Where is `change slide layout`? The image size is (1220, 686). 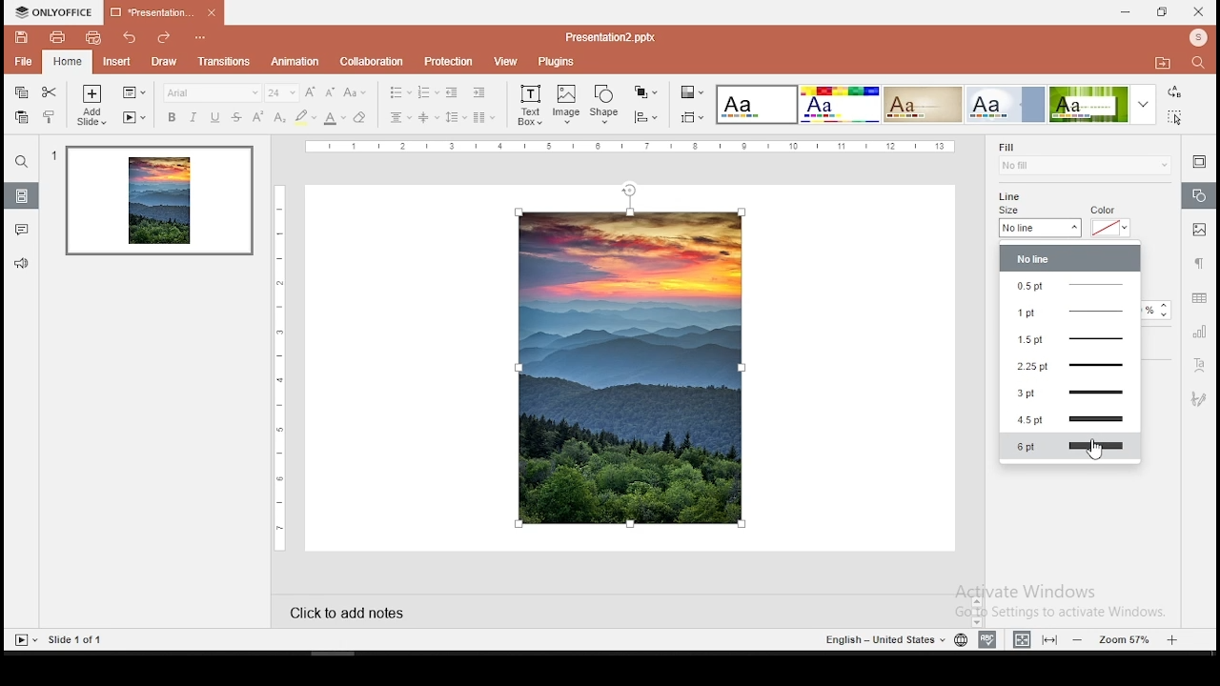 change slide layout is located at coordinates (132, 92).